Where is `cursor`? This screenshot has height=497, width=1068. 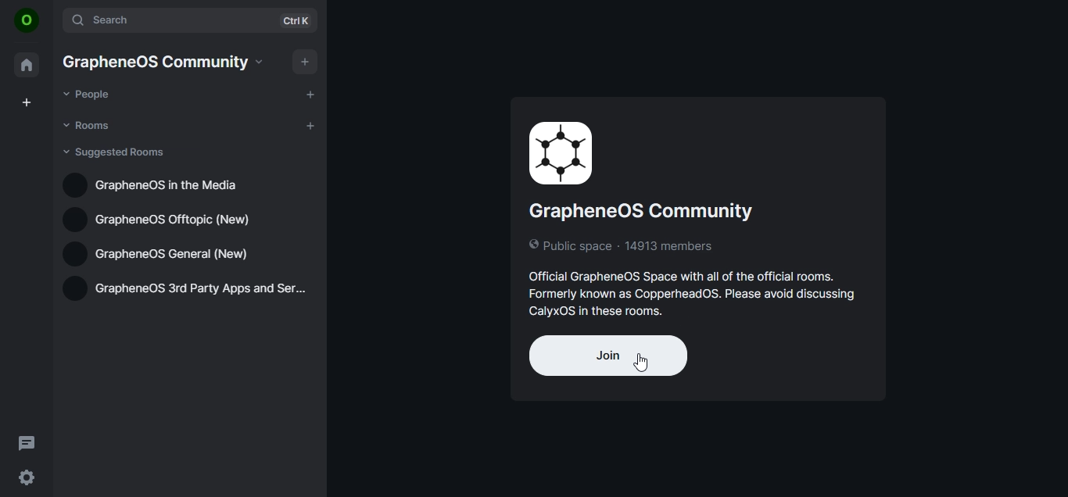
cursor is located at coordinates (648, 361).